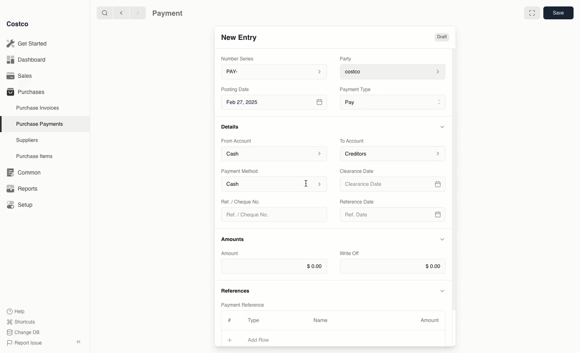 The image size is (580, 353). Describe the element at coordinates (393, 266) in the screenshot. I see `$0.00` at that location.